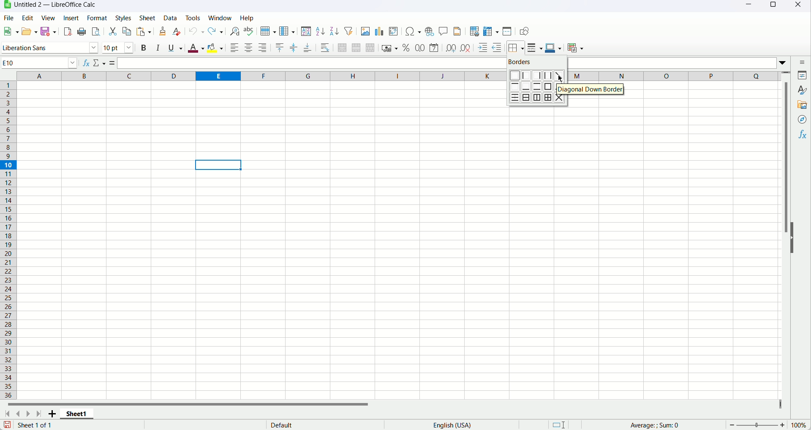 The height and width of the screenshot is (430, 811). Describe the element at coordinates (802, 106) in the screenshot. I see `Gallery` at that location.